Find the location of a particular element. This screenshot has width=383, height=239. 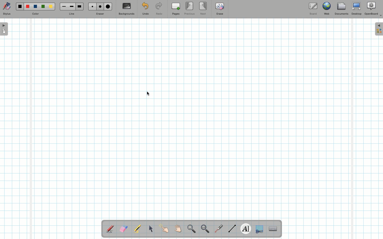

Eraser is located at coordinates (123, 229).